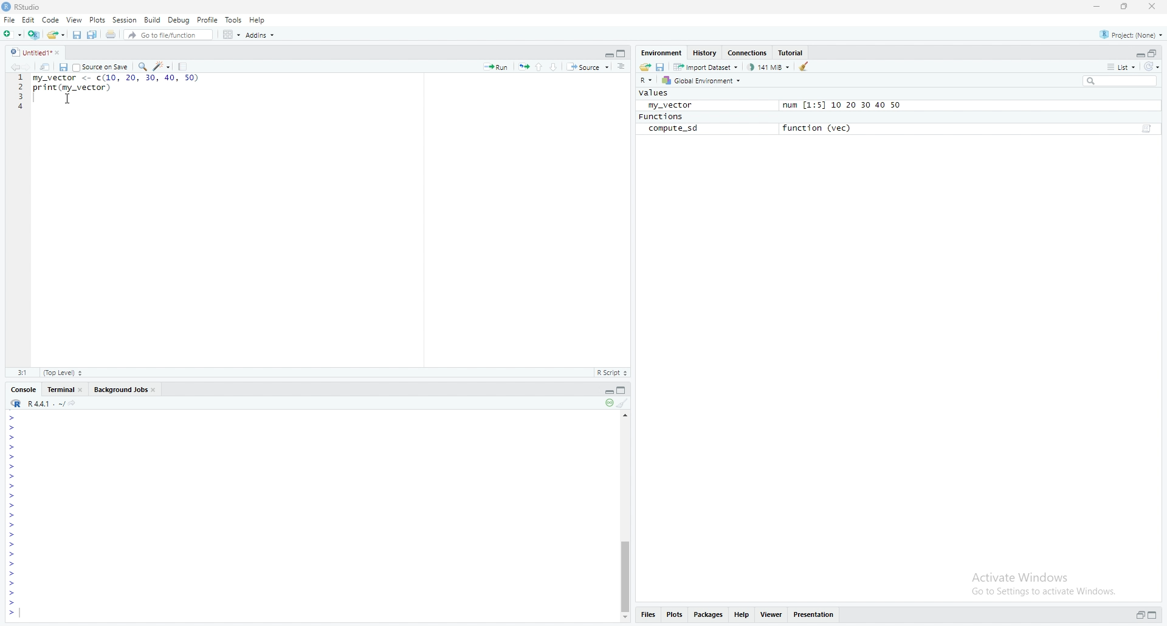  Describe the element at coordinates (46, 403) in the screenshot. I see `R4.4.1. ~/` at that location.